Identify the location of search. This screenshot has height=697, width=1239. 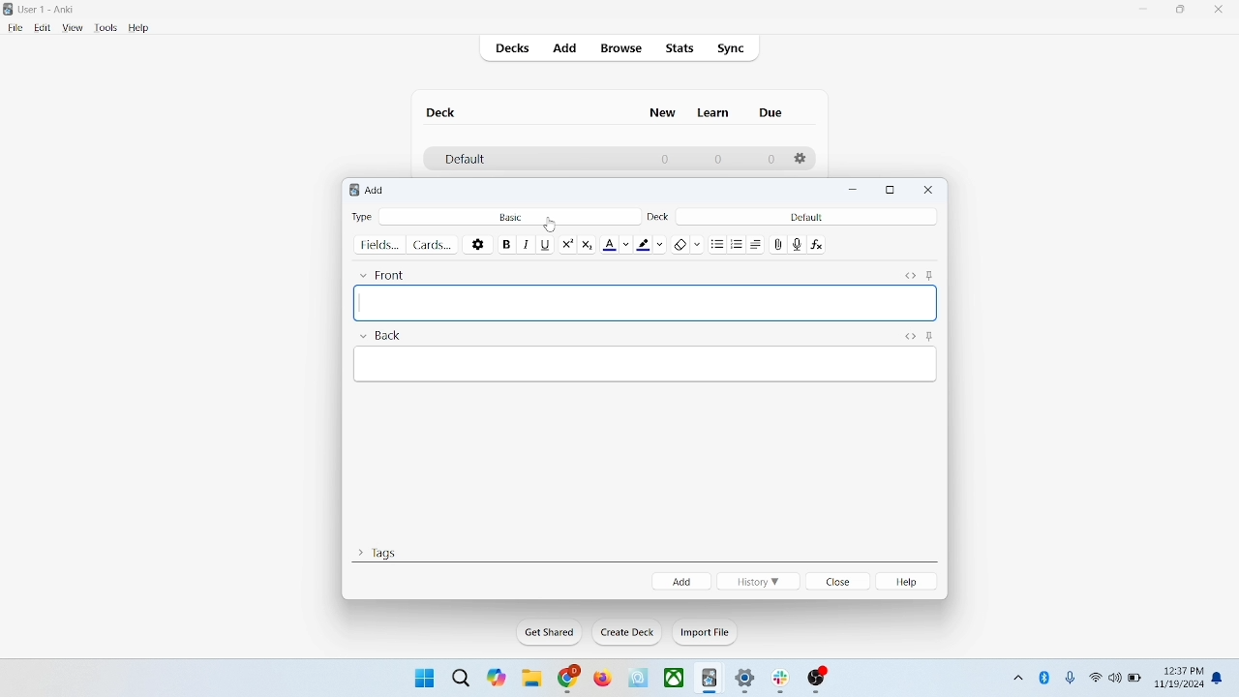
(462, 677).